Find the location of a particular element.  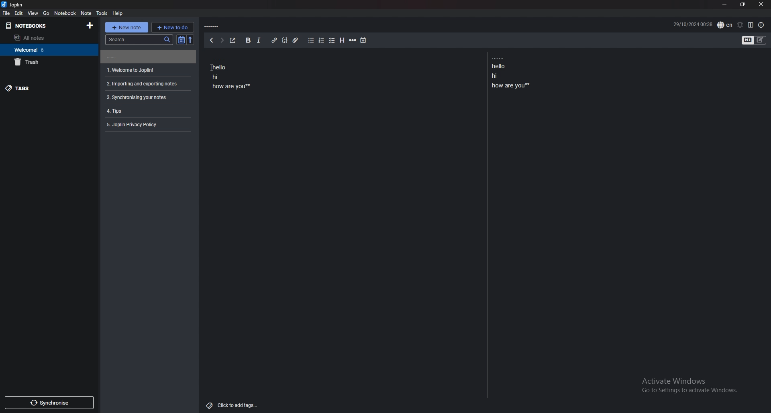

search bar is located at coordinates (139, 39).